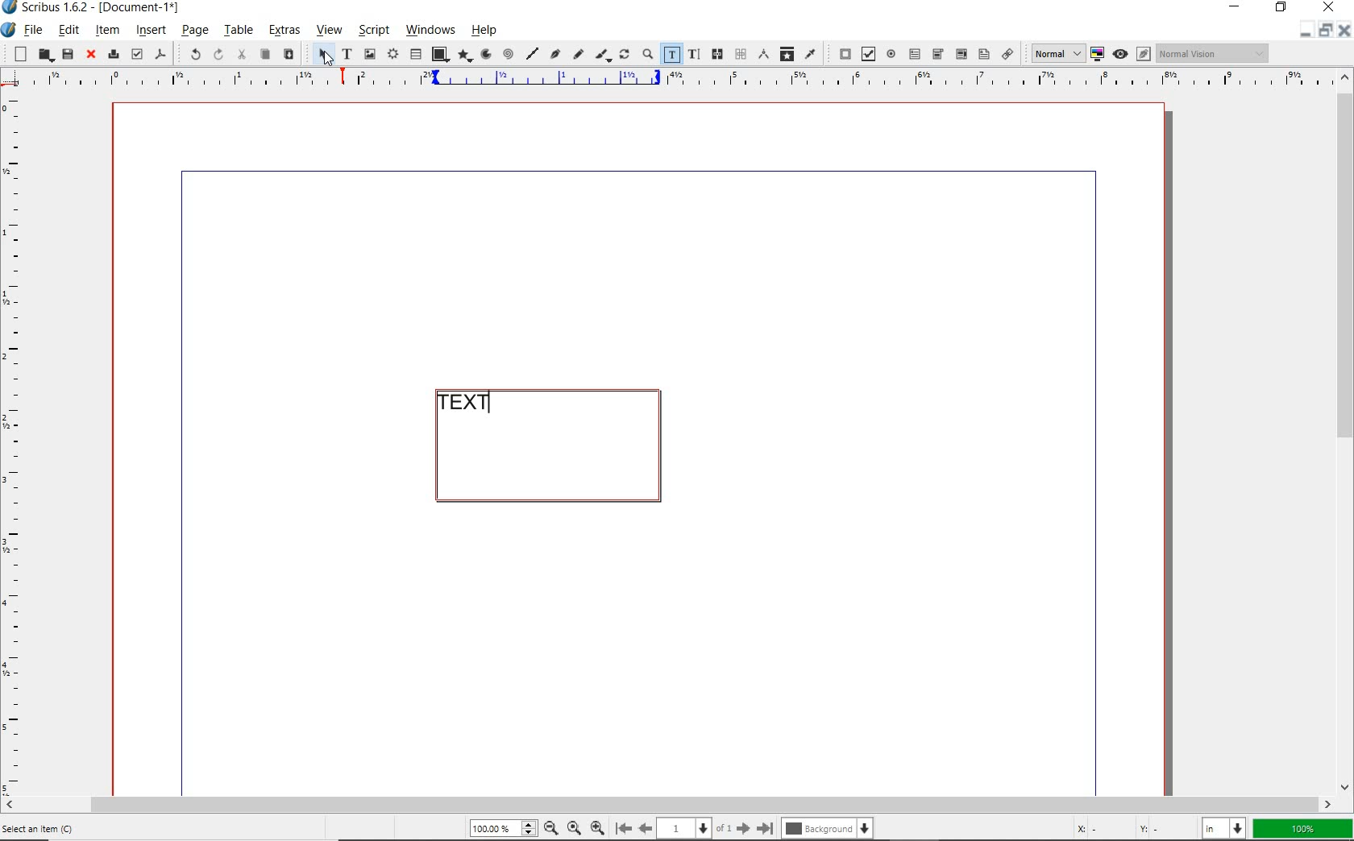  Describe the element at coordinates (415, 55) in the screenshot. I see `table` at that location.